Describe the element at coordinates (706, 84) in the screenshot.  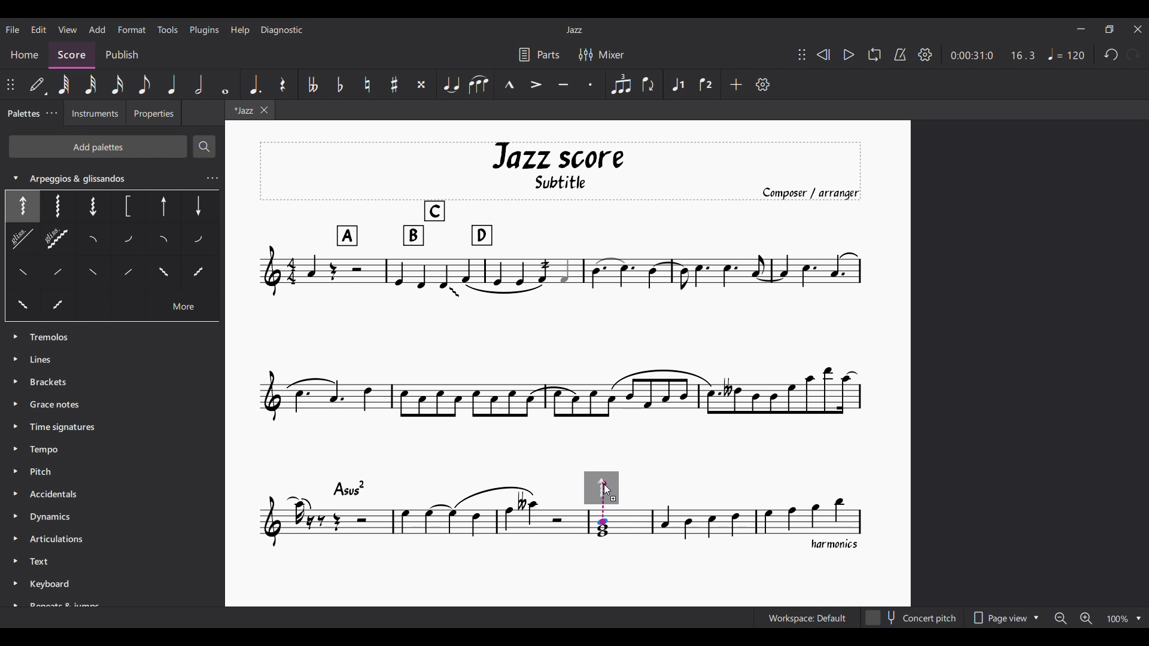
I see `Voice 2` at that location.